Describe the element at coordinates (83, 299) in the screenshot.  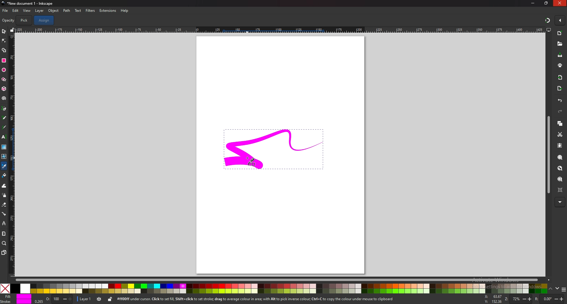
I see `layer` at that location.